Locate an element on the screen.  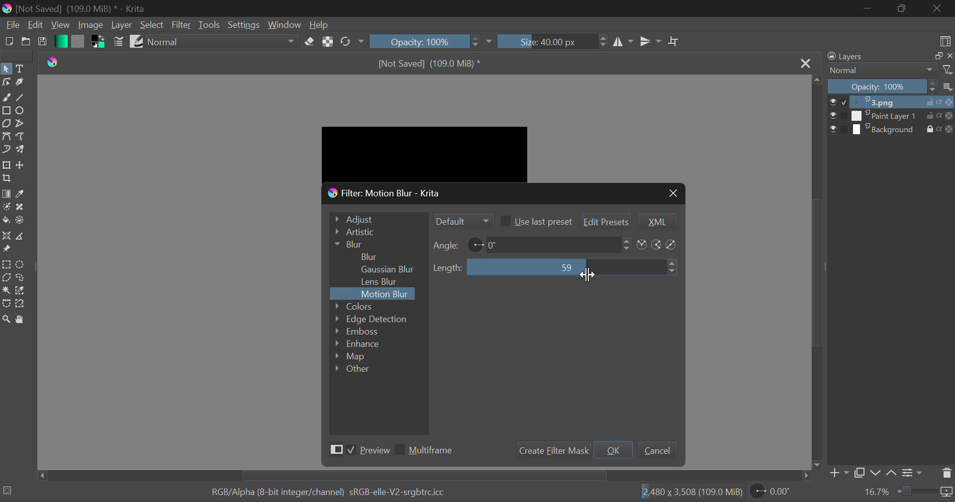
Edit Presets is located at coordinates (607, 220).